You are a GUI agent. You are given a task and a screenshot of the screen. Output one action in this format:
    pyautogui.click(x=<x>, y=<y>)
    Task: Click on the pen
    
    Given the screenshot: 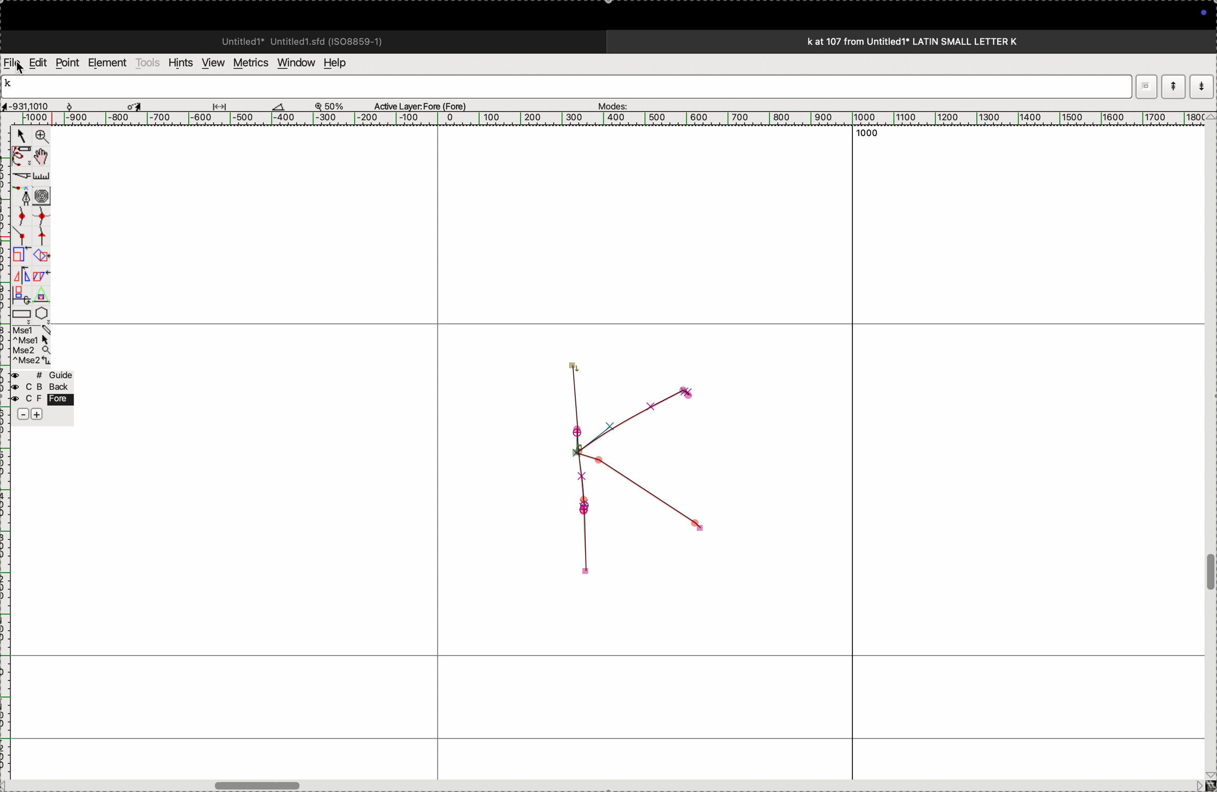 What is the action you would take?
    pyautogui.click(x=21, y=156)
    